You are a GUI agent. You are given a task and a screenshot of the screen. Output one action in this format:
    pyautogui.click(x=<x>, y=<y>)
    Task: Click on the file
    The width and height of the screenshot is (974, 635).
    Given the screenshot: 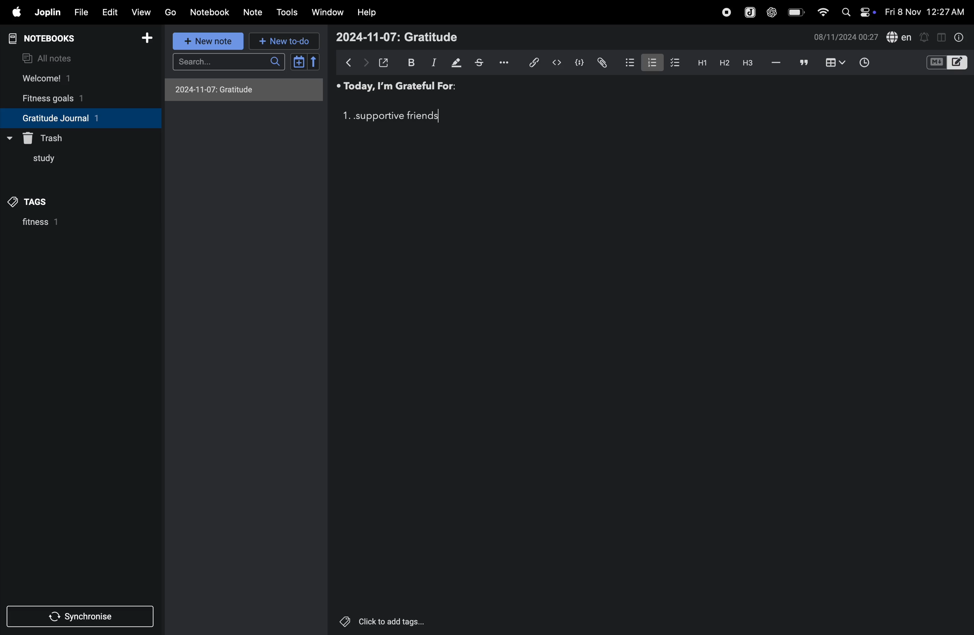 What is the action you would take?
    pyautogui.click(x=81, y=12)
    